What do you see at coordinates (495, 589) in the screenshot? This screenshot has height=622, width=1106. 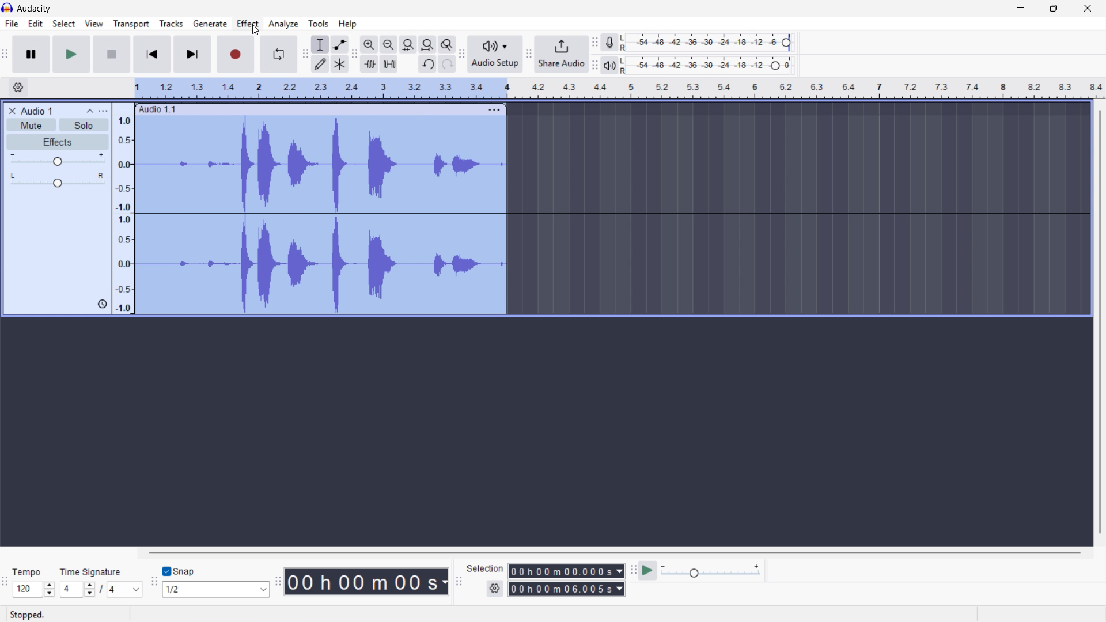 I see `Selection settings` at bounding box center [495, 589].